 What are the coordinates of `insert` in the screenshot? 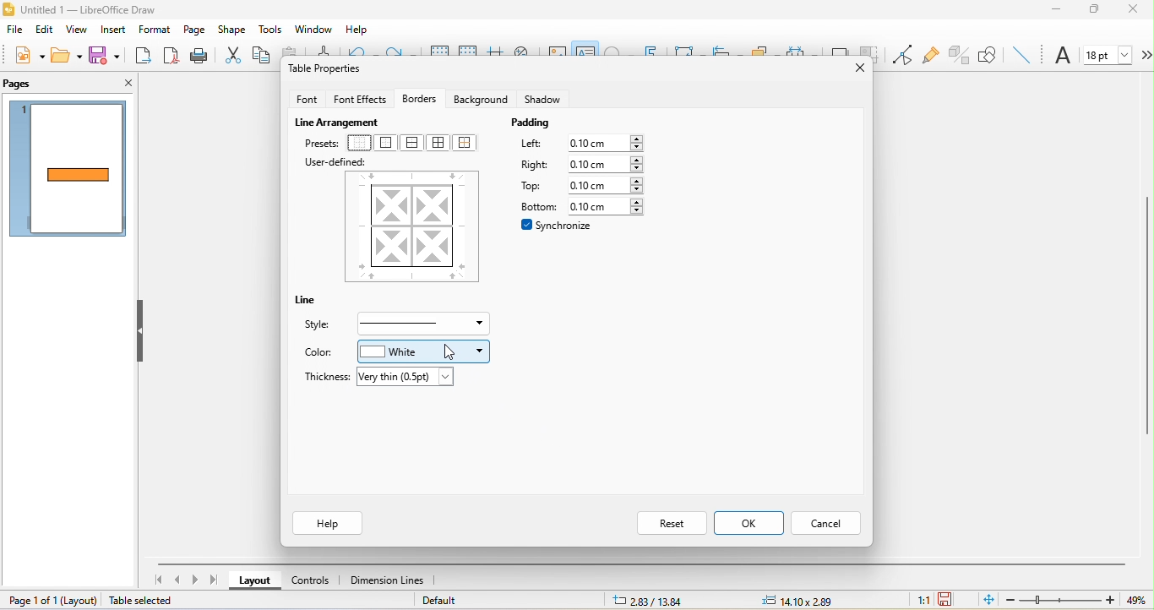 It's located at (112, 31).